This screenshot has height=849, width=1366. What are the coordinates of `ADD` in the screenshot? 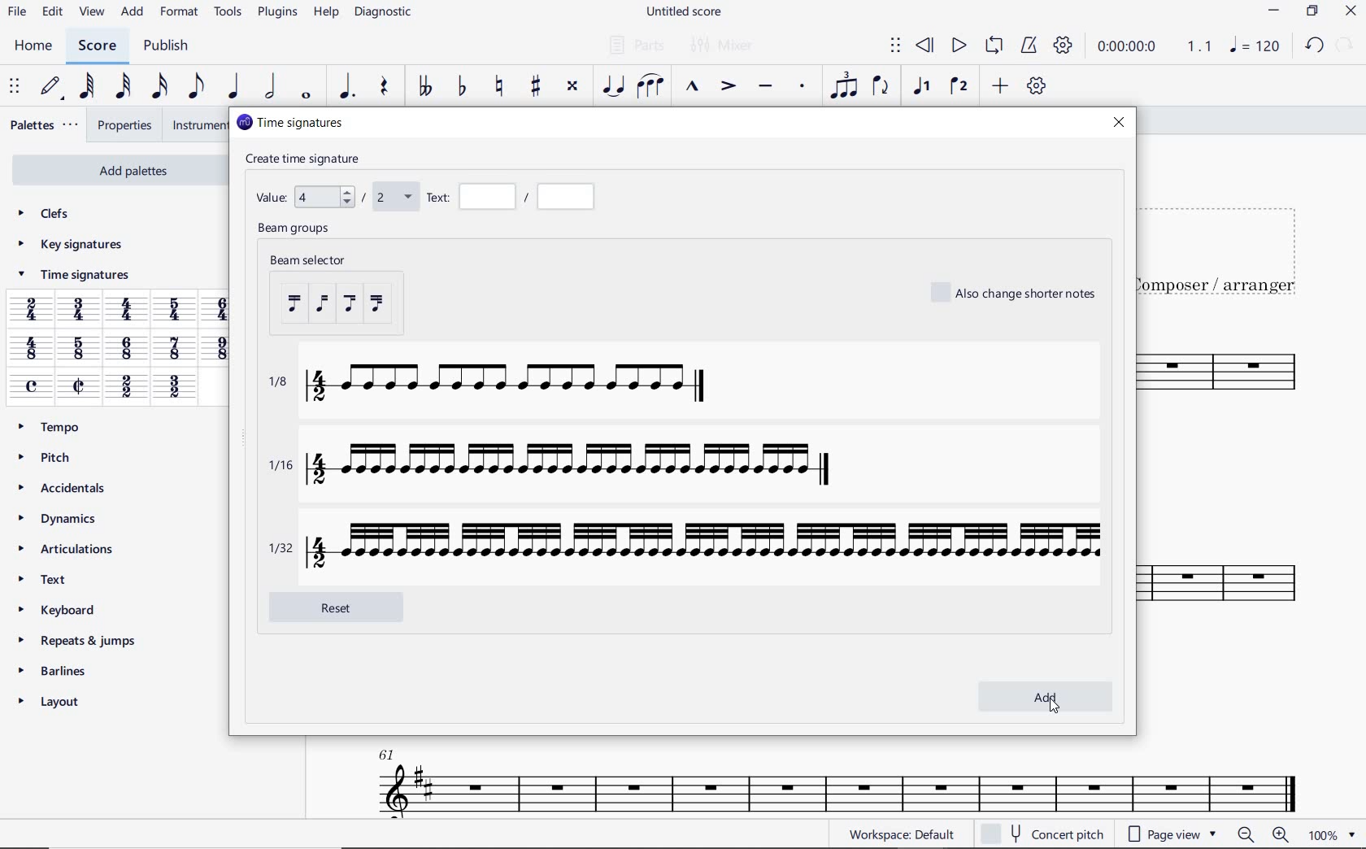 It's located at (133, 13).